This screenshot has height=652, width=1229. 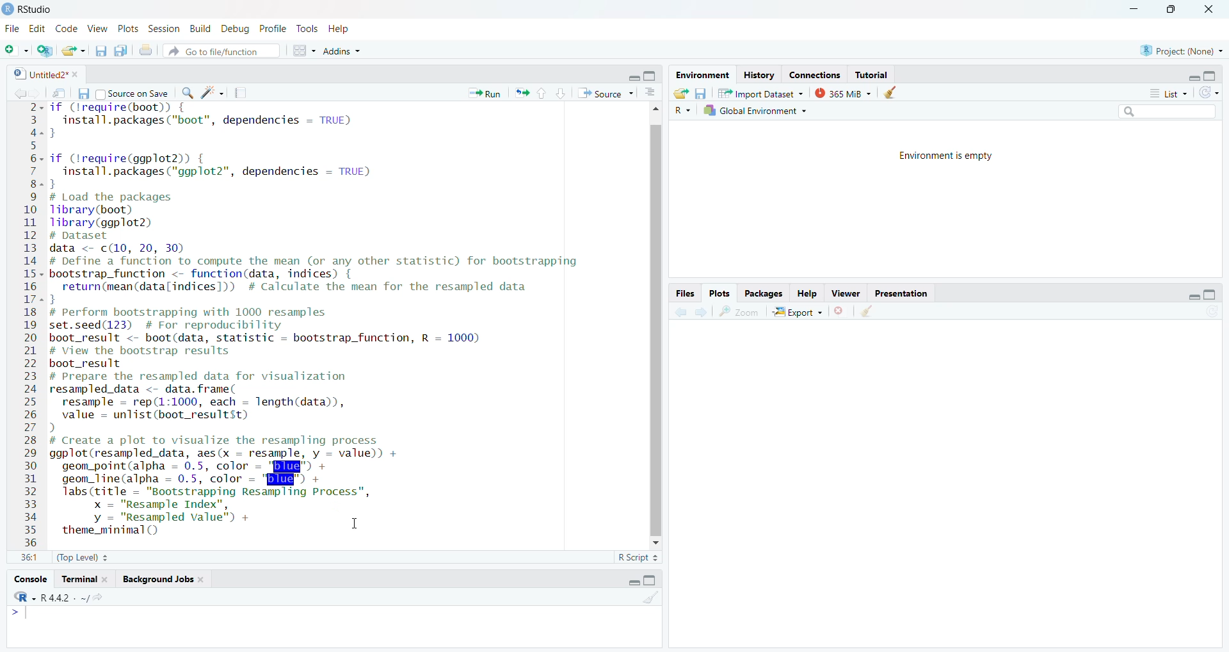 I want to click on Plots, so click(x=719, y=292).